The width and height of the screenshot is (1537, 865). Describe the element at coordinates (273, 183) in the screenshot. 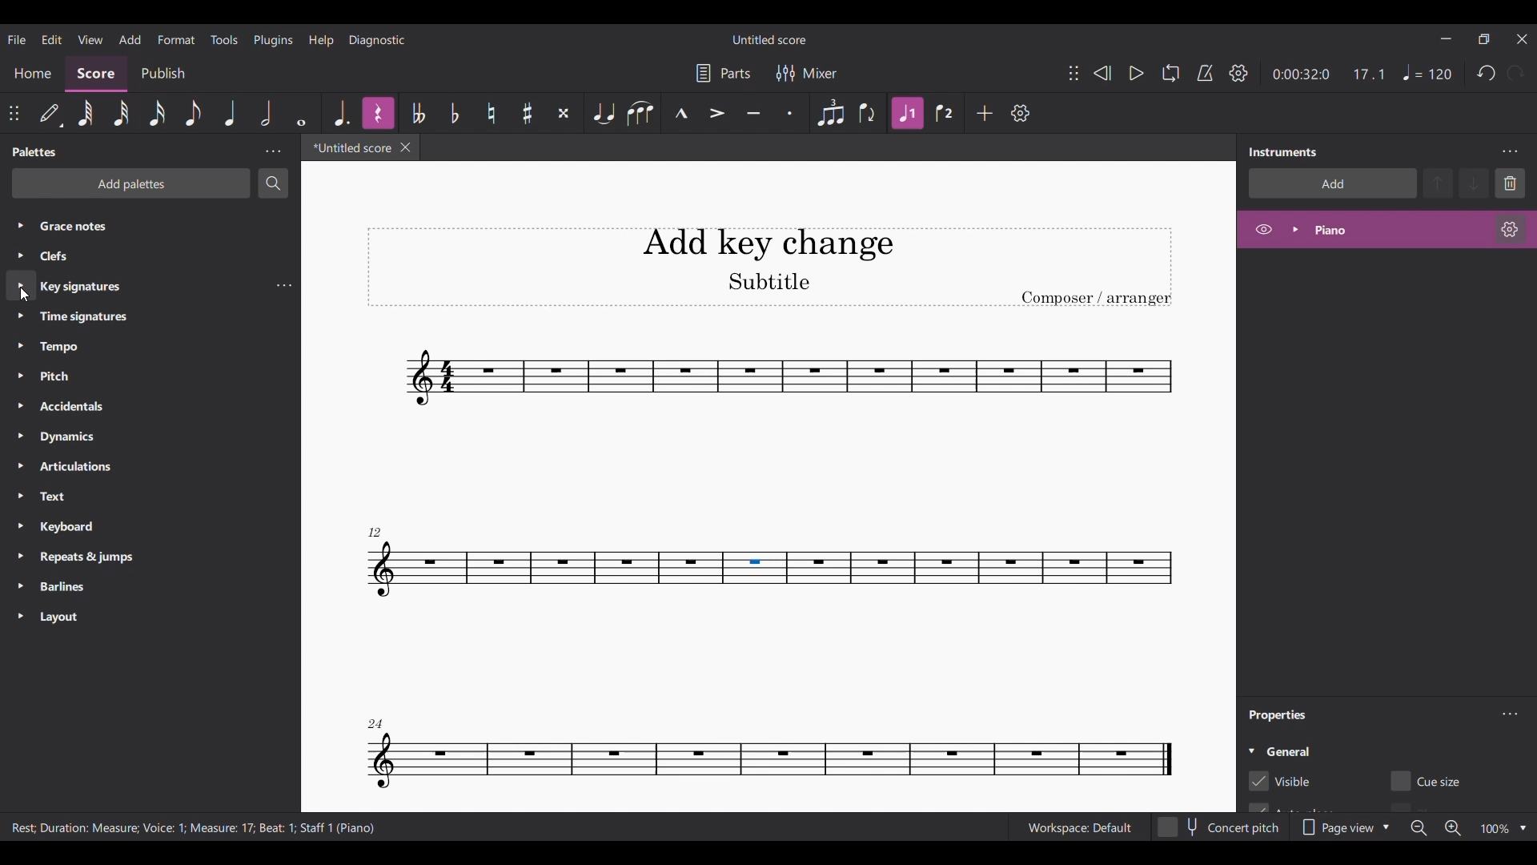

I see `Search palette` at that location.